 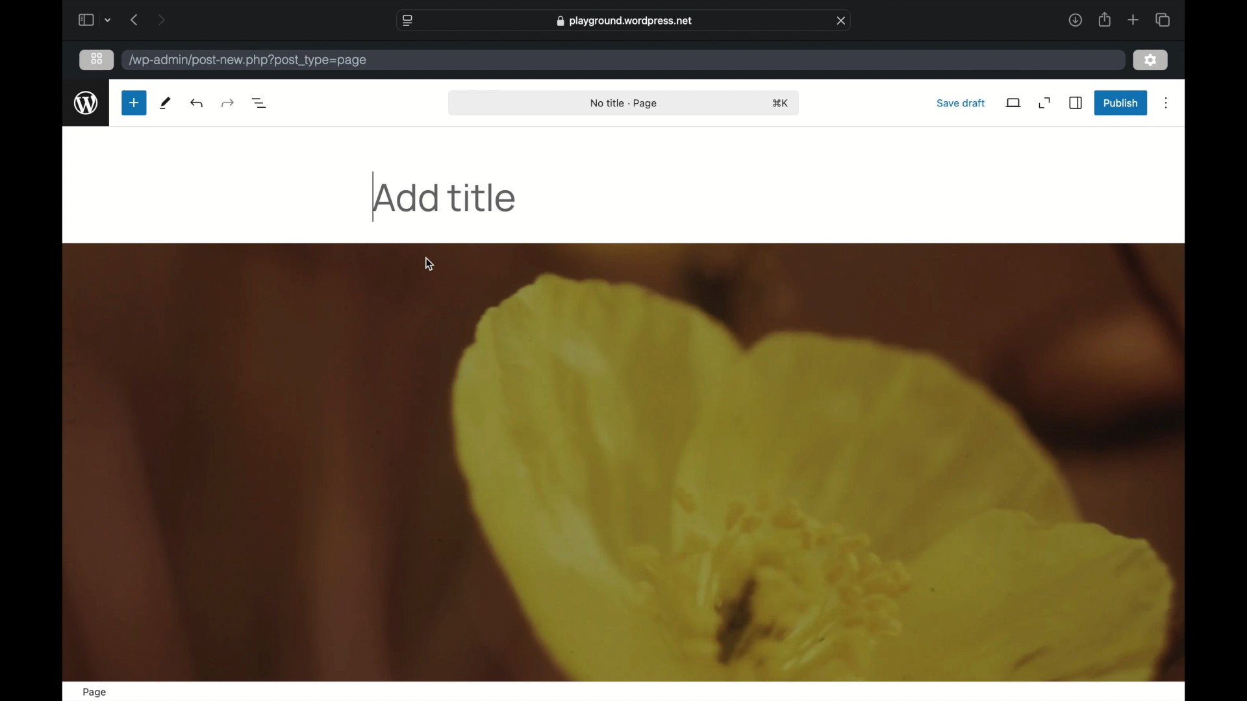 What do you see at coordinates (963, 104) in the screenshot?
I see `save draft` at bounding box center [963, 104].